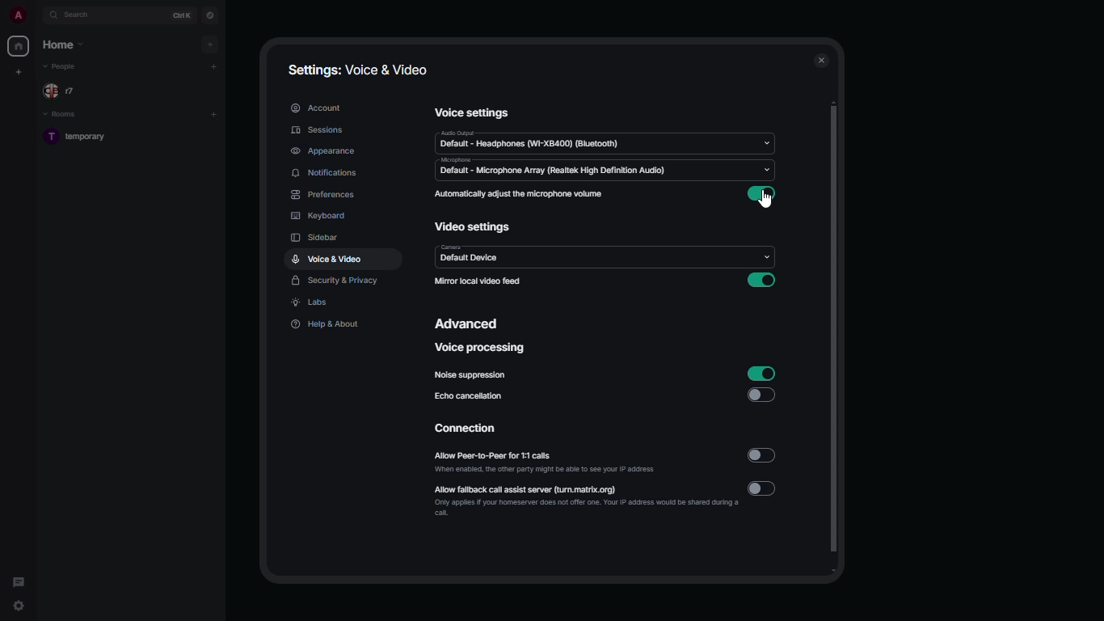 The height and width of the screenshot is (621, 1104). Describe the element at coordinates (481, 348) in the screenshot. I see `voice processing` at that location.